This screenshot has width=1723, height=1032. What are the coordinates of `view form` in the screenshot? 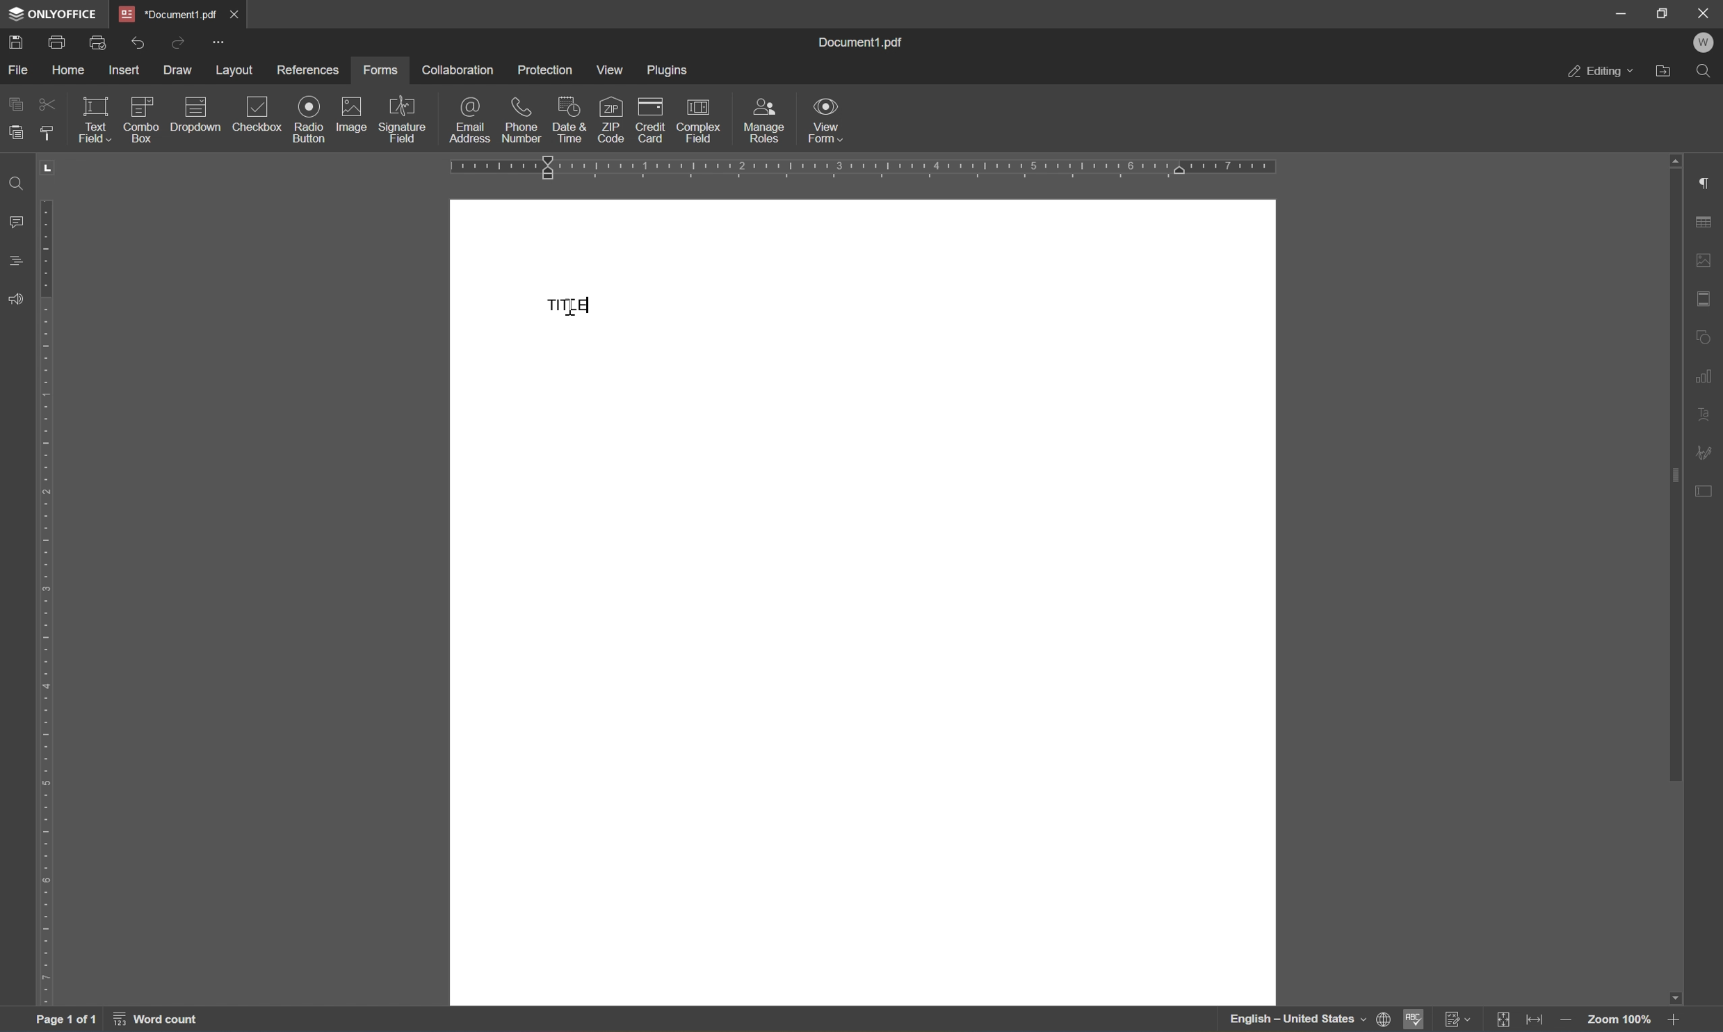 It's located at (830, 120).